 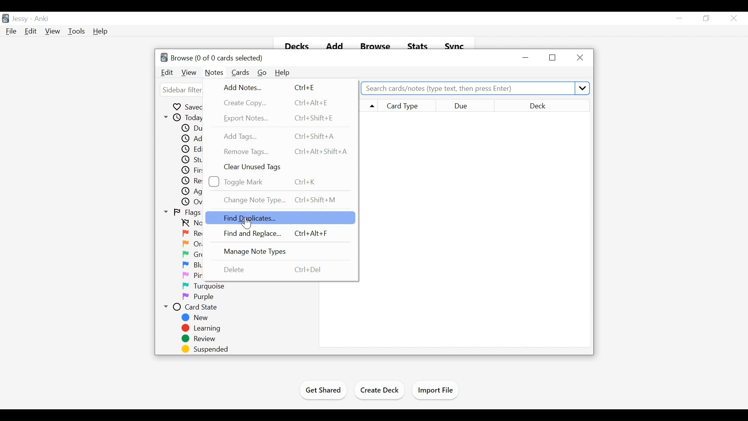 I want to click on View, so click(x=190, y=73).